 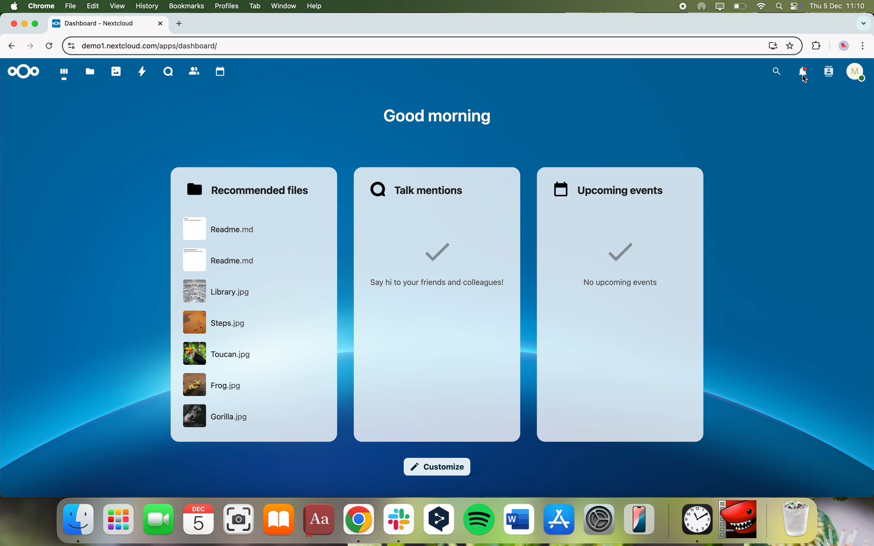 I want to click on launchpad, so click(x=118, y=520).